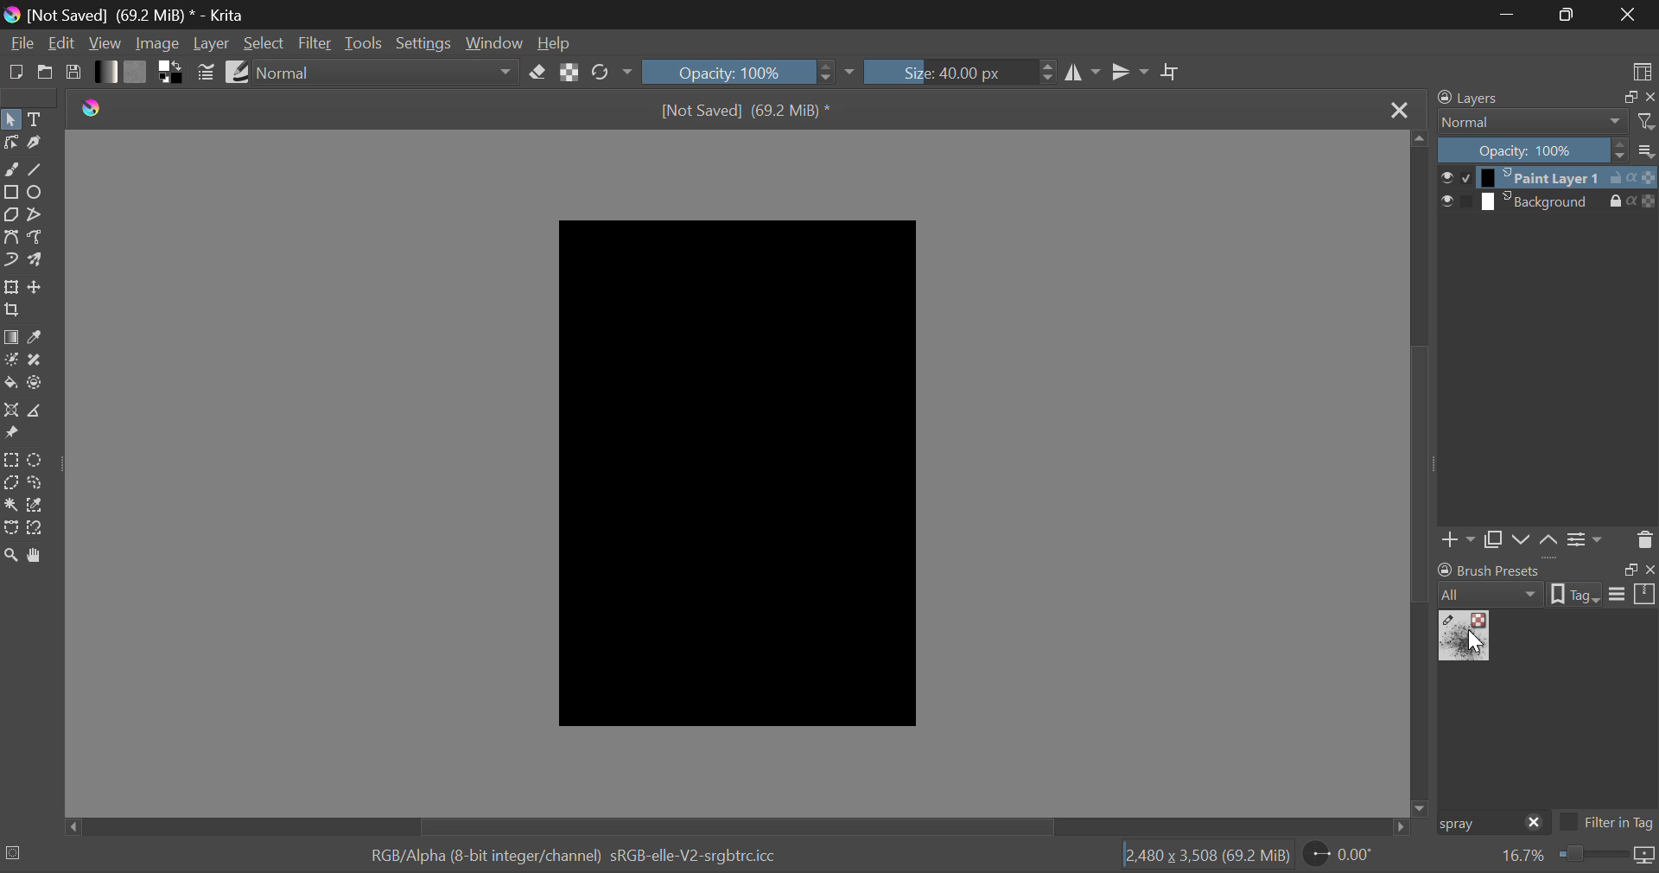 The image size is (1659, 873). Describe the element at coordinates (172, 73) in the screenshot. I see `Colors in Use` at that location.